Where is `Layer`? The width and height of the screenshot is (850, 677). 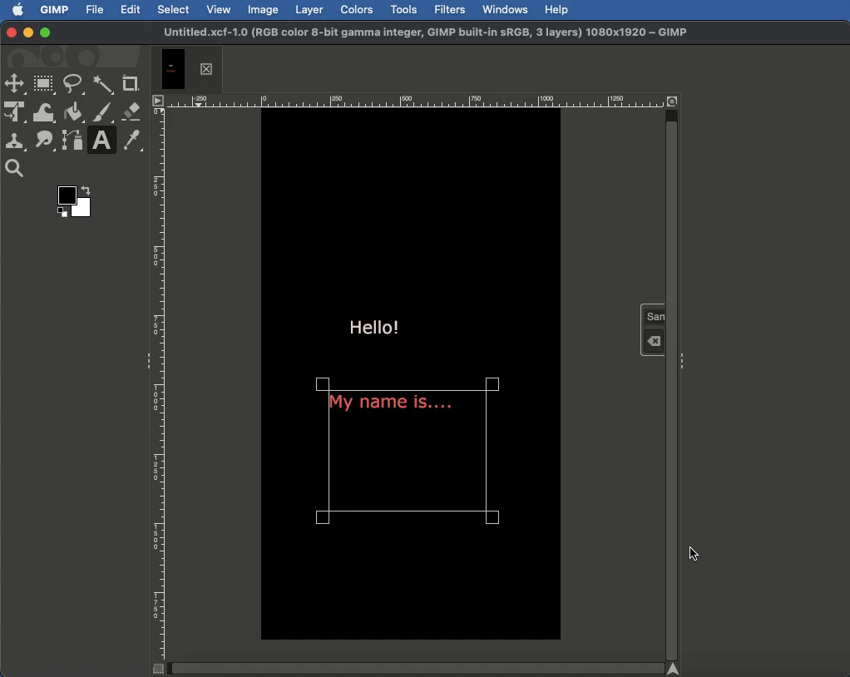 Layer is located at coordinates (310, 8).